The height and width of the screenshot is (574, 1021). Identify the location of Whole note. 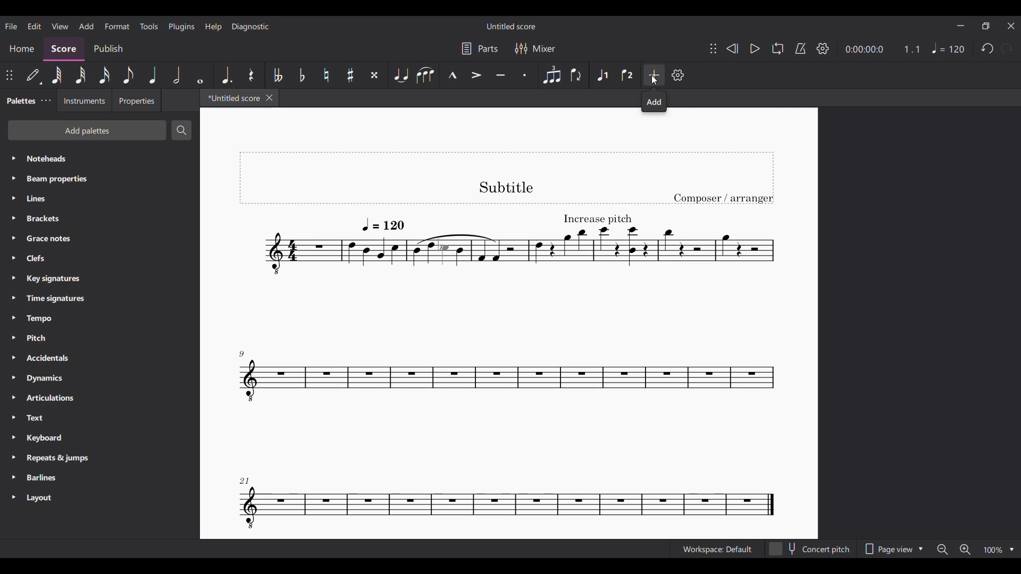
(201, 75).